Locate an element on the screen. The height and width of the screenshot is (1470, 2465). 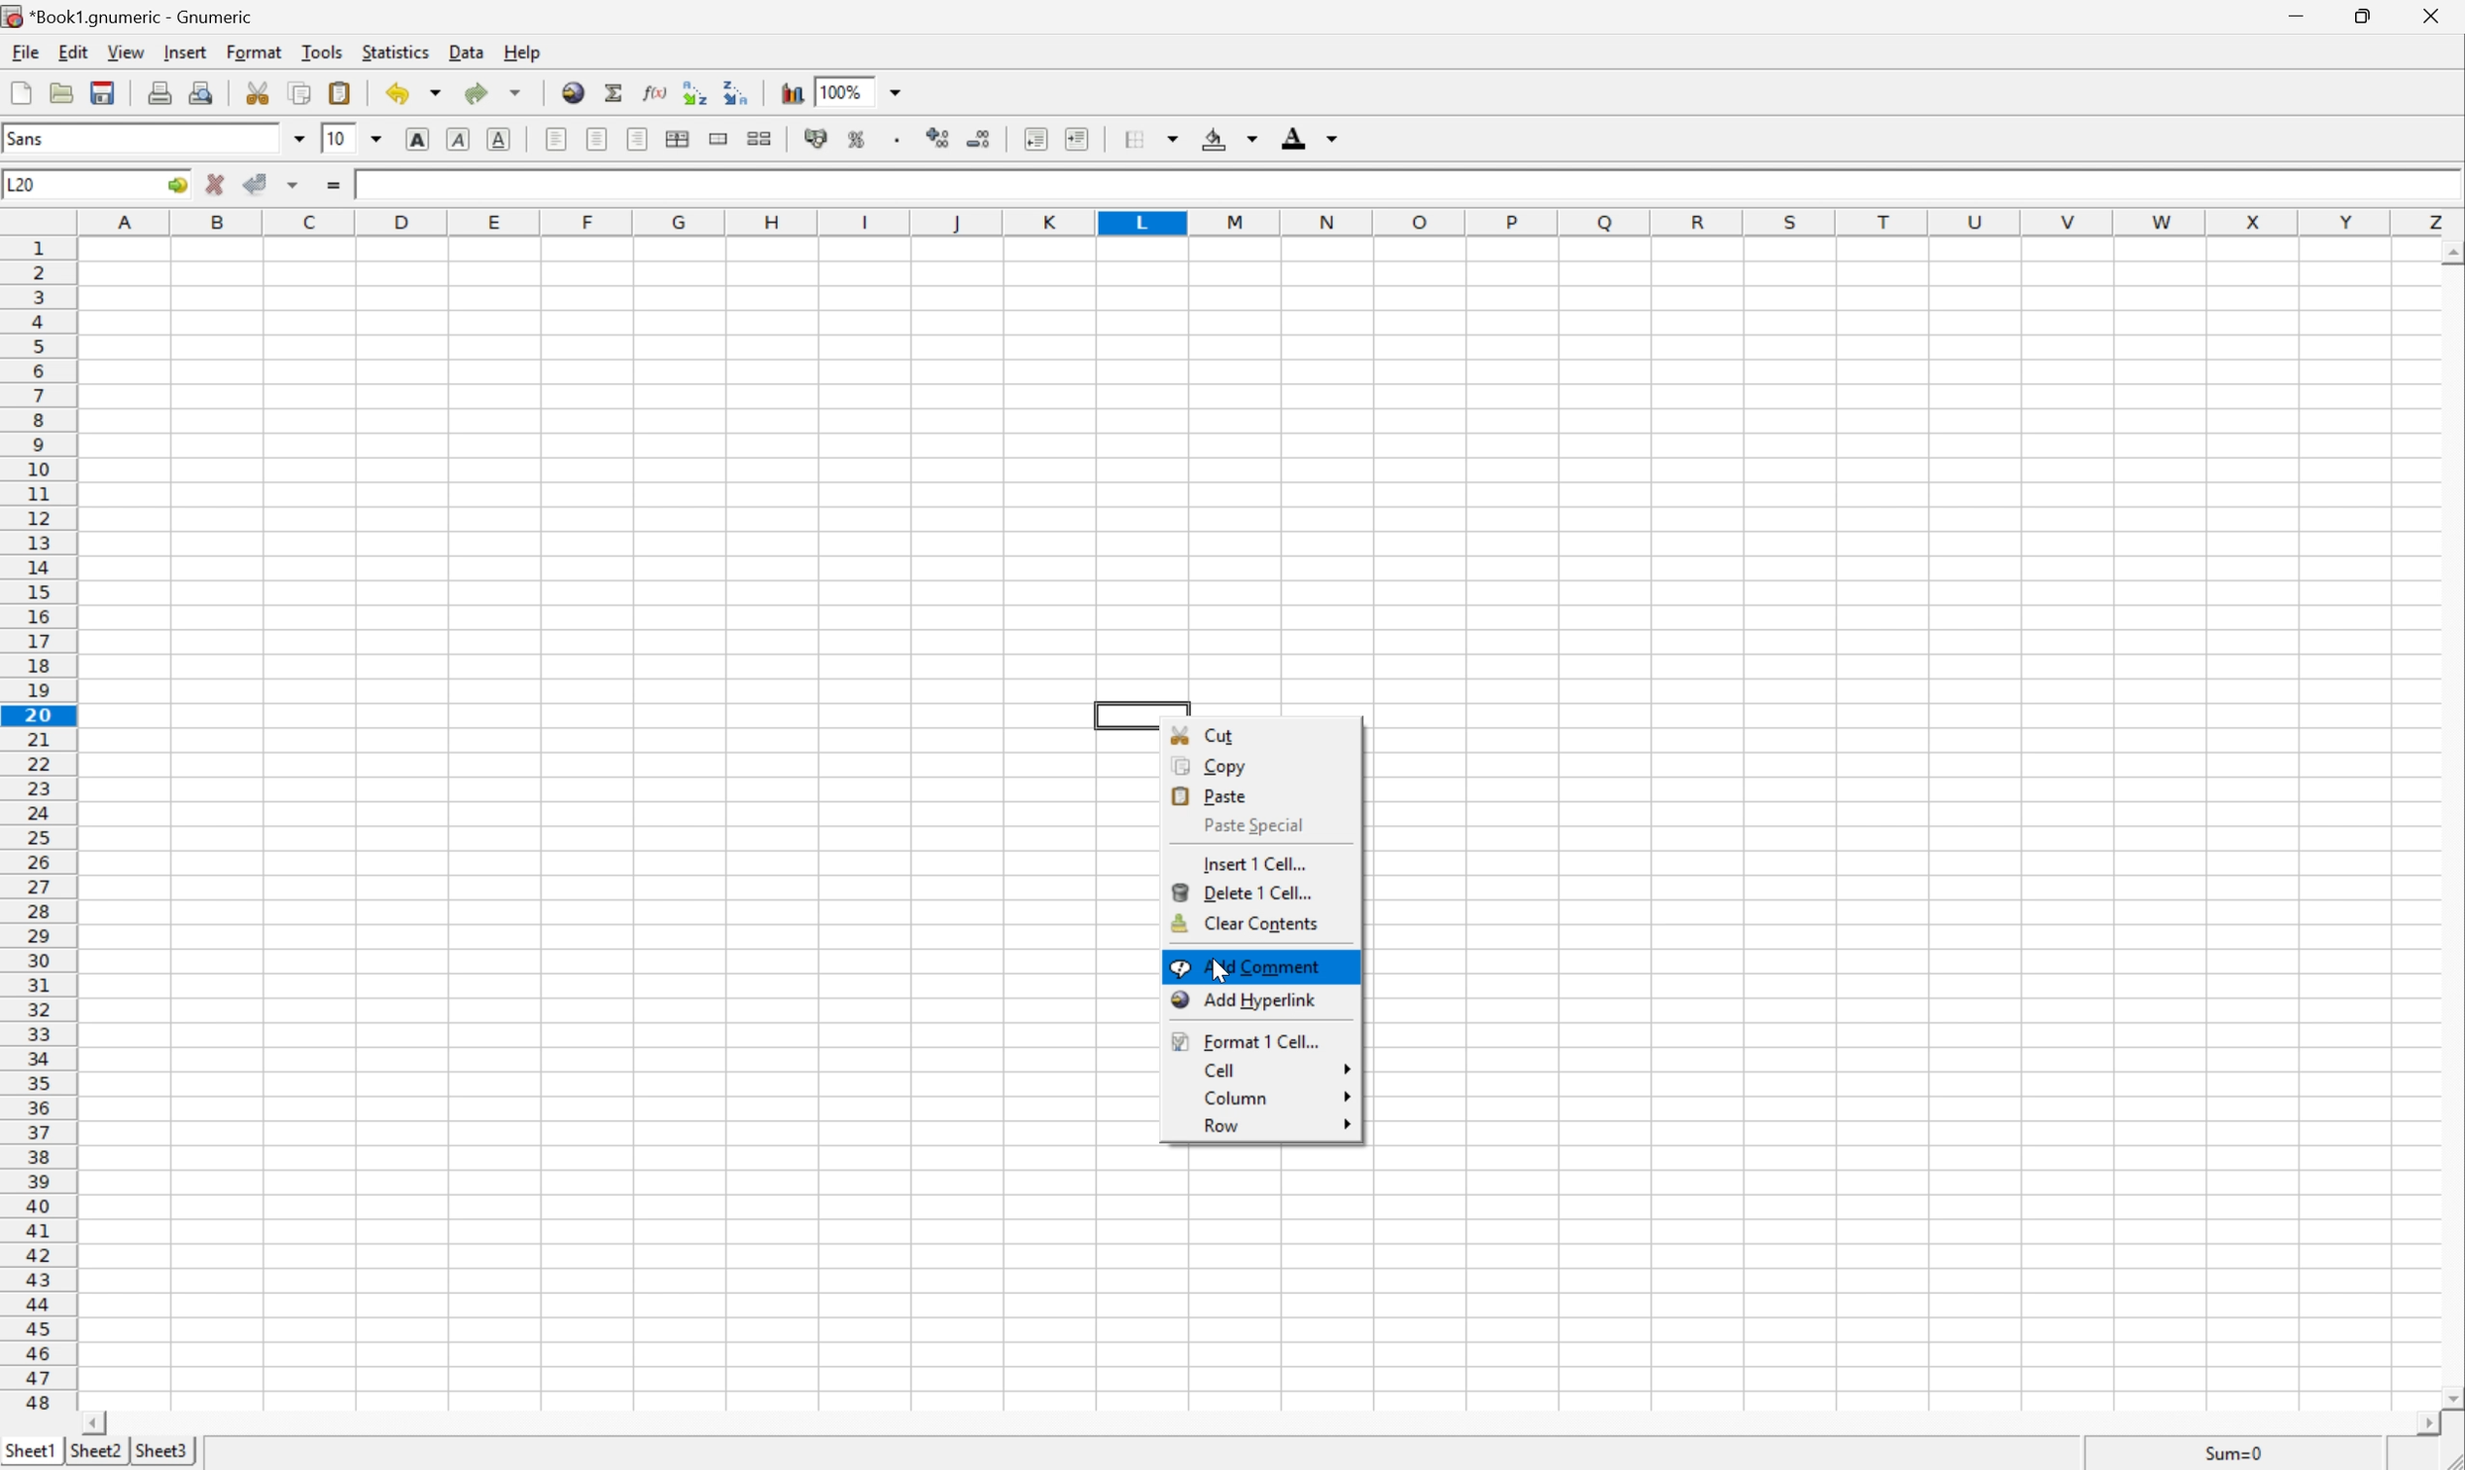
Bold is located at coordinates (414, 138).